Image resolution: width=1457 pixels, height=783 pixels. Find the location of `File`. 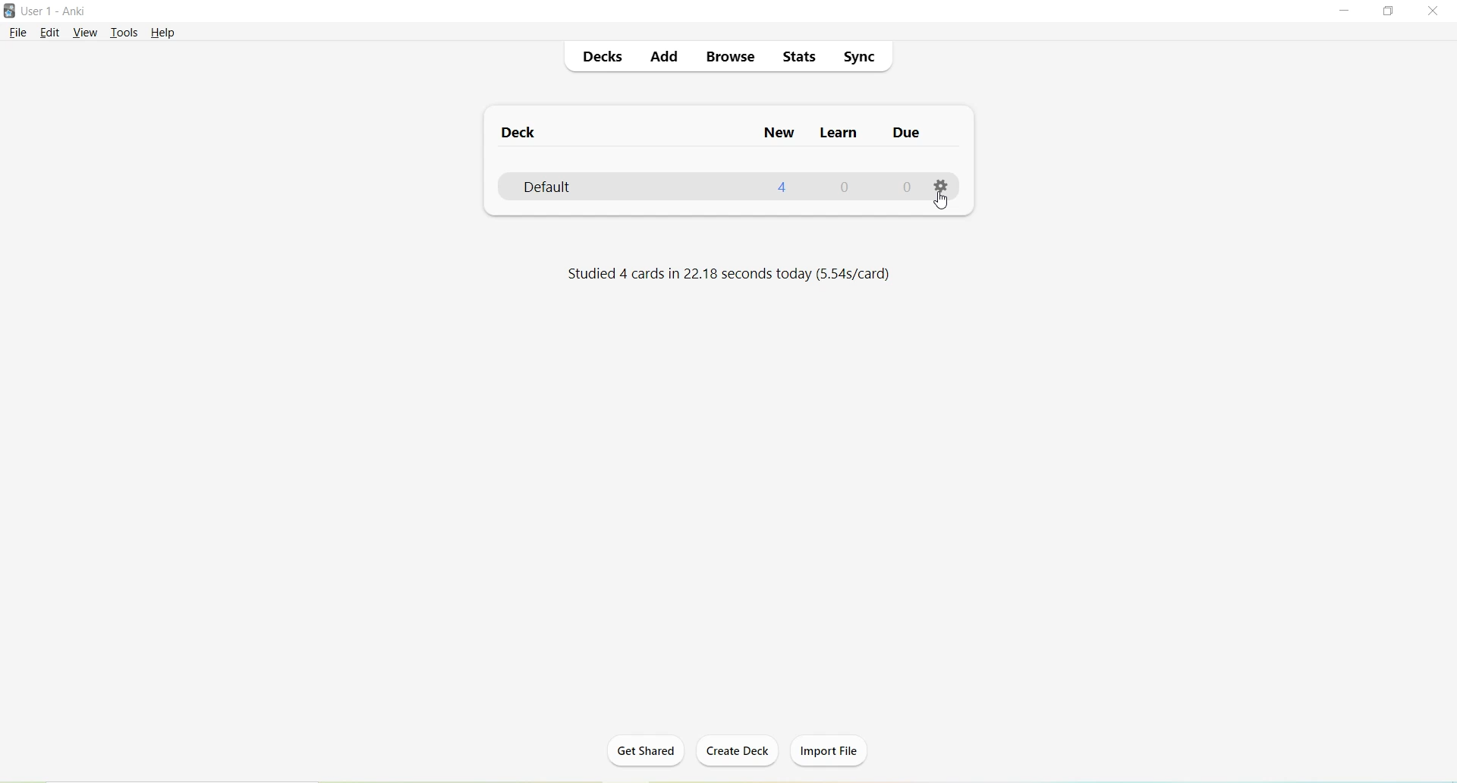

File is located at coordinates (17, 32).